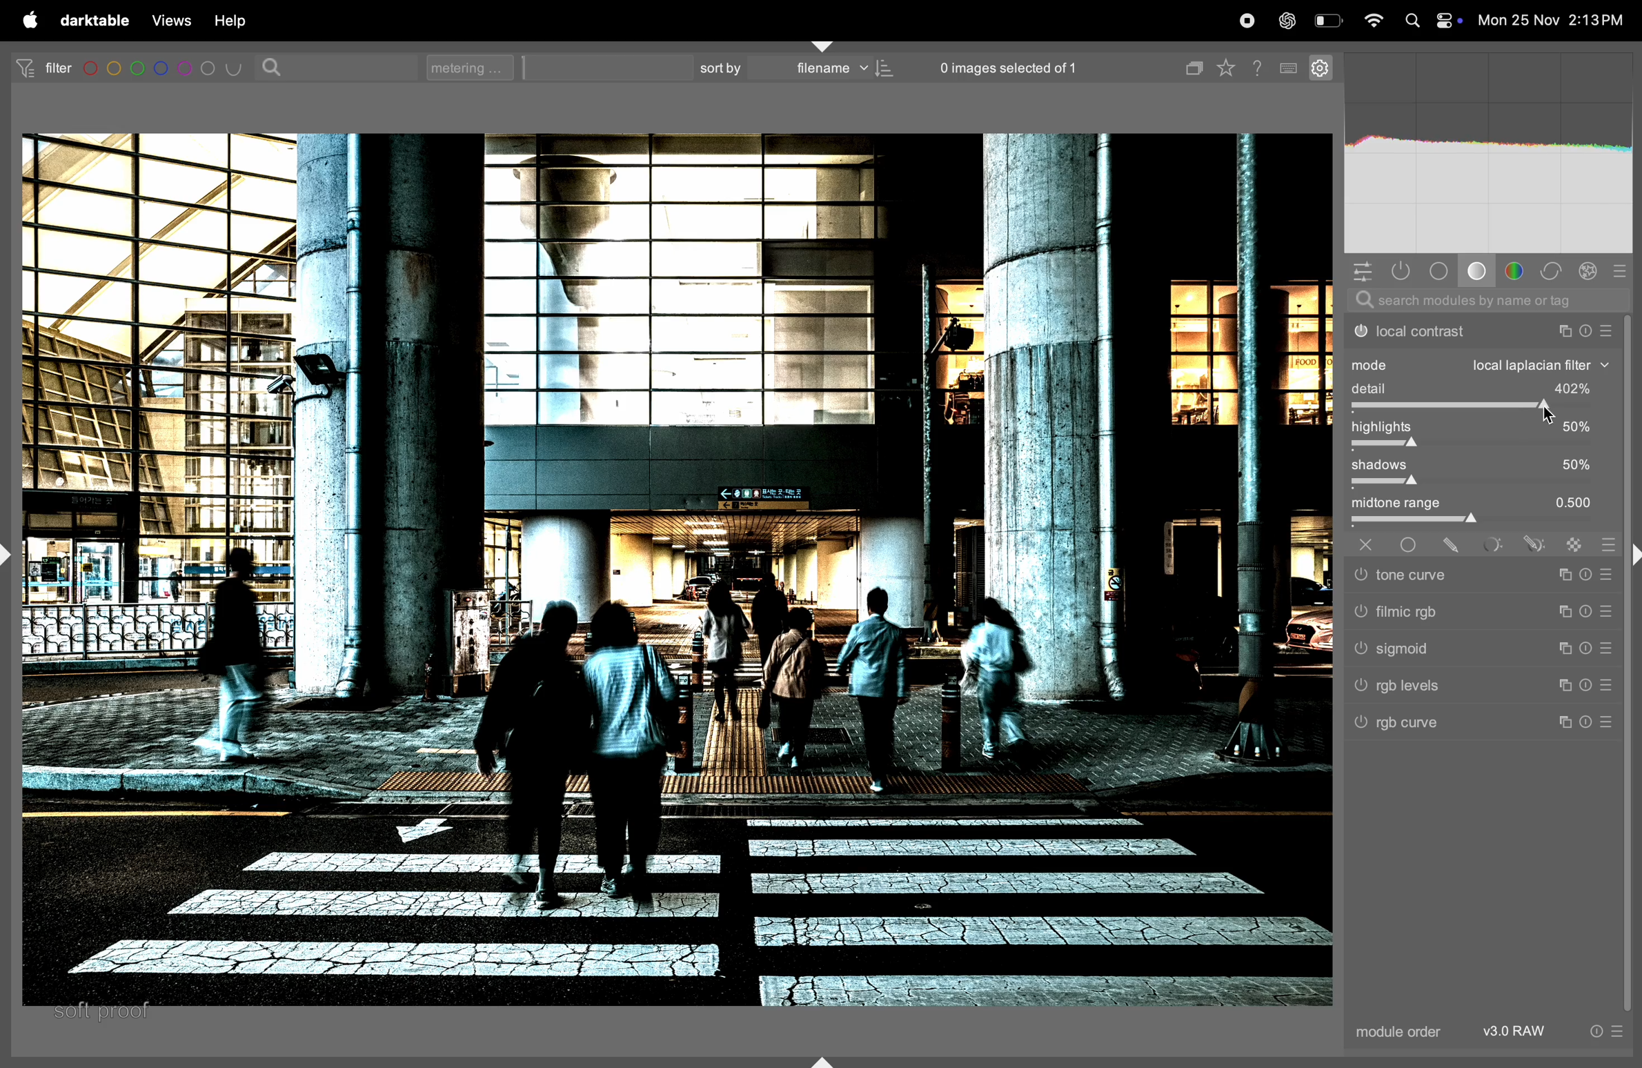  Describe the element at coordinates (669, 571) in the screenshot. I see `image` at that location.